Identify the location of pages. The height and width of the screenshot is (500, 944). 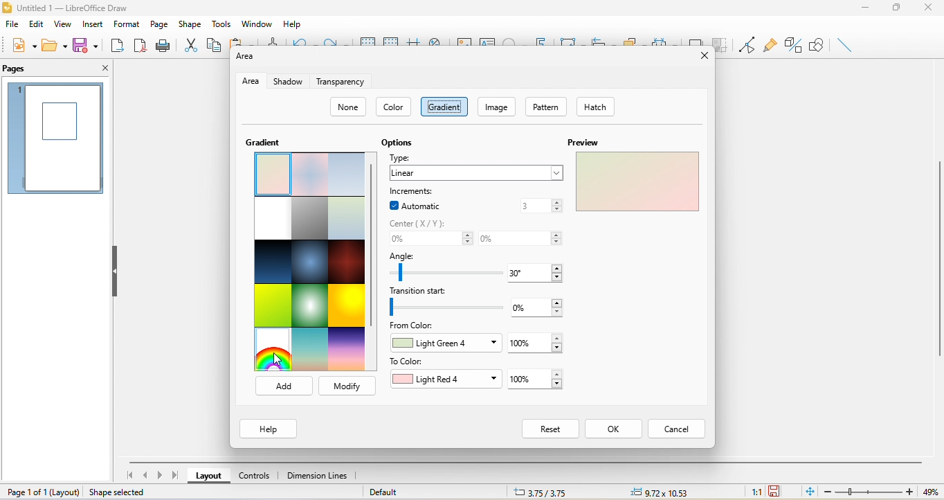
(17, 70).